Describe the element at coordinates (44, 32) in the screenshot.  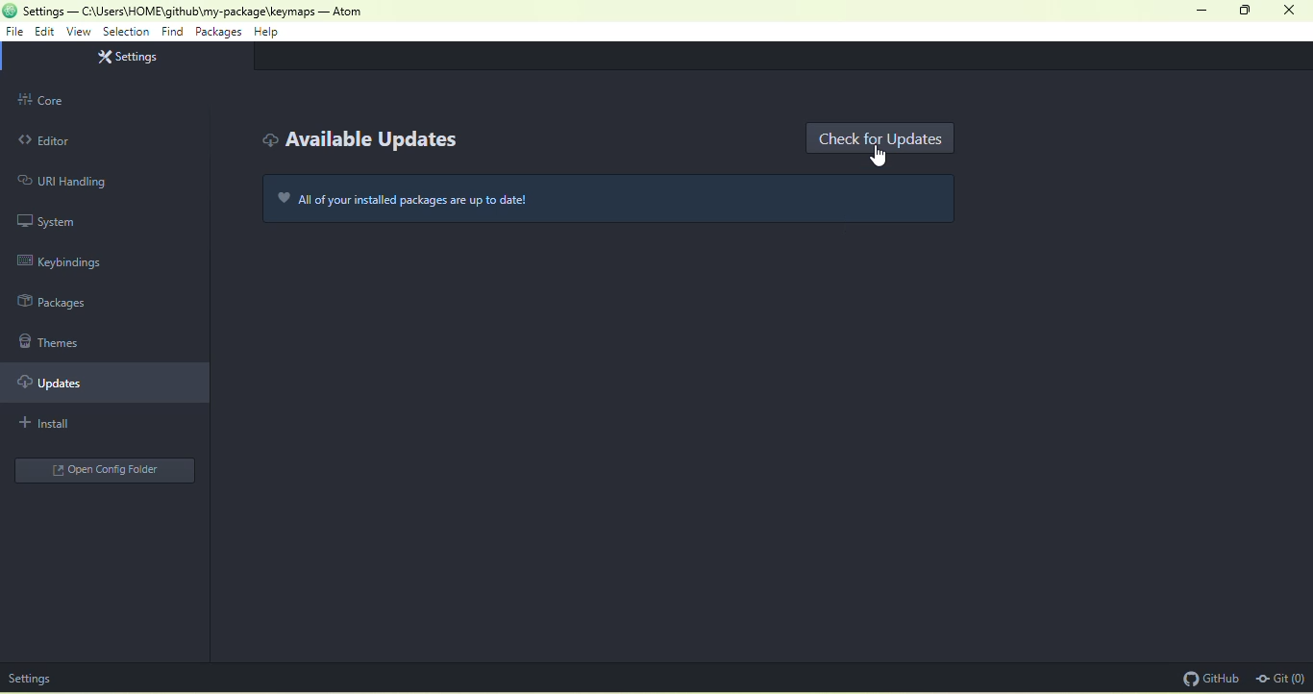
I see `edit` at that location.